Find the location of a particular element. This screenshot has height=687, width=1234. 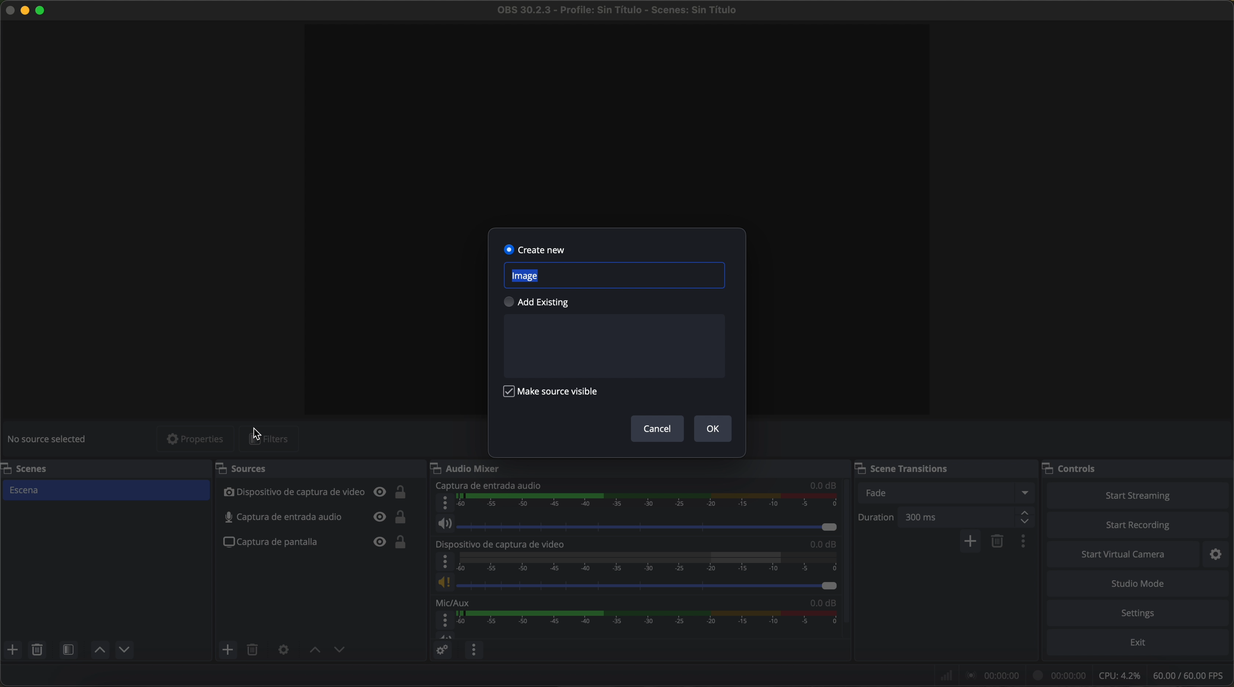

timeline is located at coordinates (651, 618).